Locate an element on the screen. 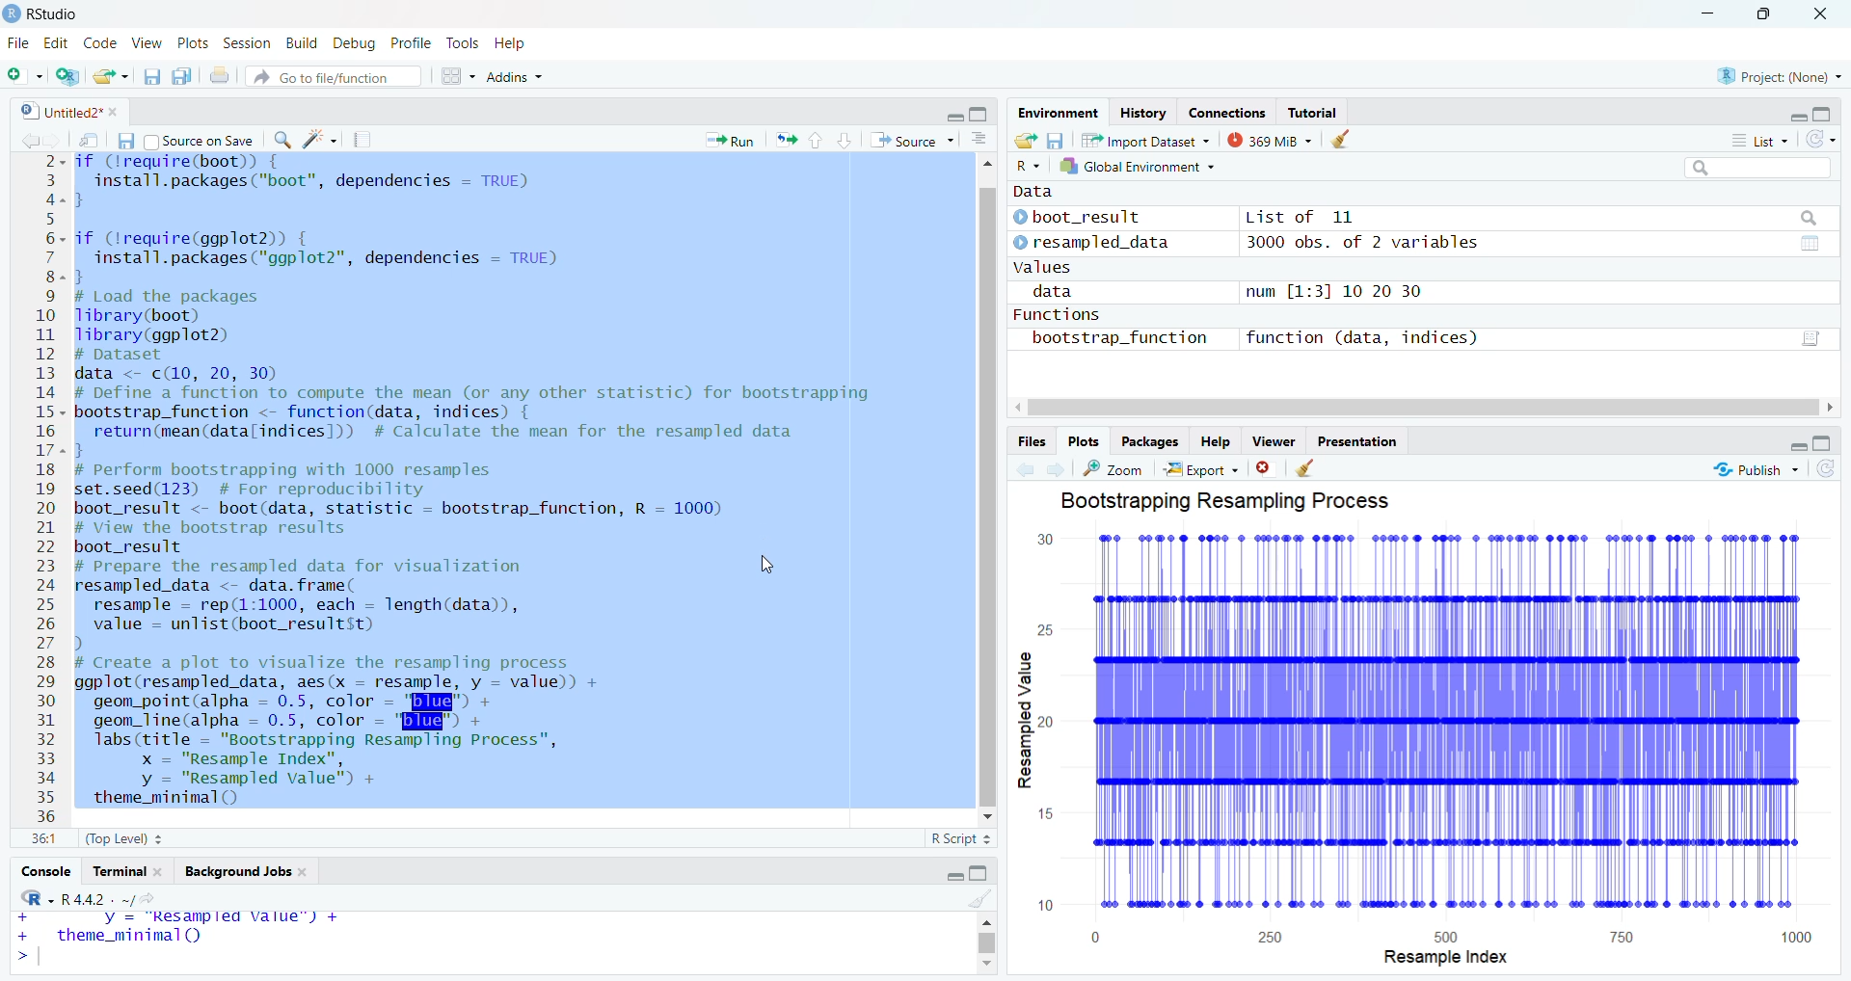  num [1:3] 10 20 30 is located at coordinates (1346, 292).